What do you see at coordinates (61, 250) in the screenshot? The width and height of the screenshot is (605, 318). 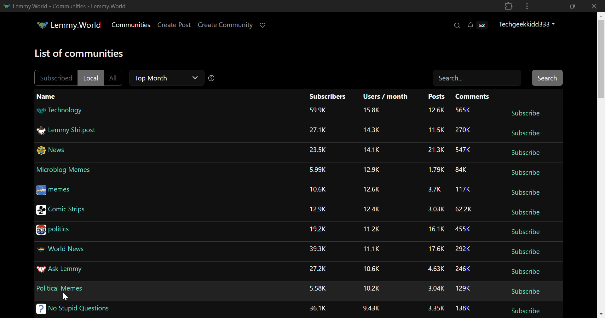 I see `World News` at bounding box center [61, 250].